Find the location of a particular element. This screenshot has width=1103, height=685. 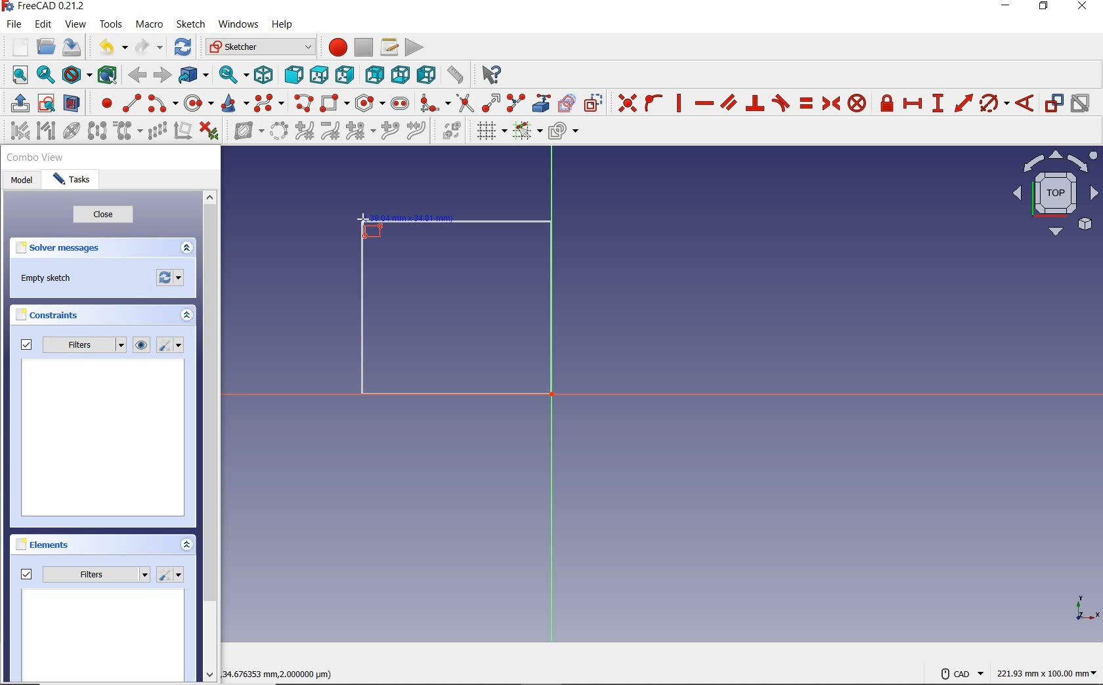

minimize is located at coordinates (1006, 9).